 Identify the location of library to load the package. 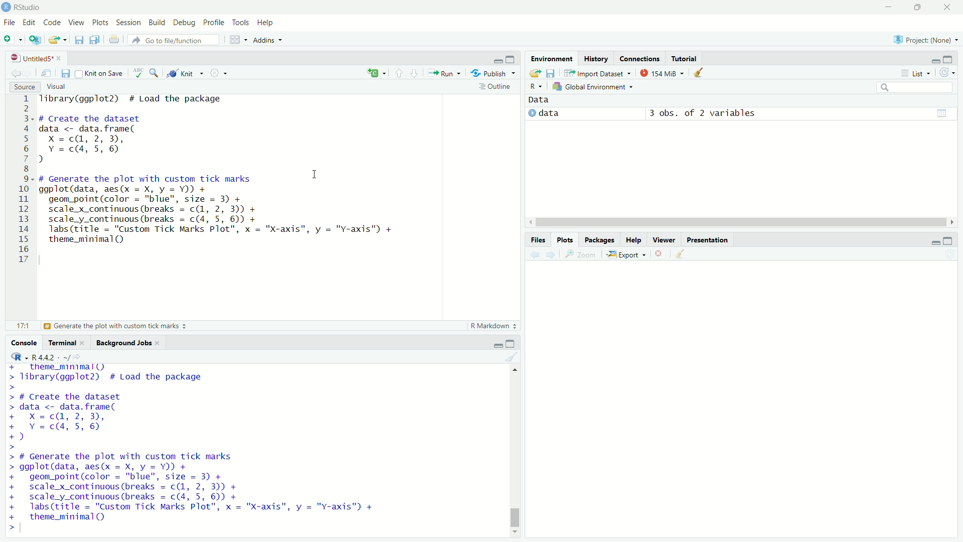
(135, 373).